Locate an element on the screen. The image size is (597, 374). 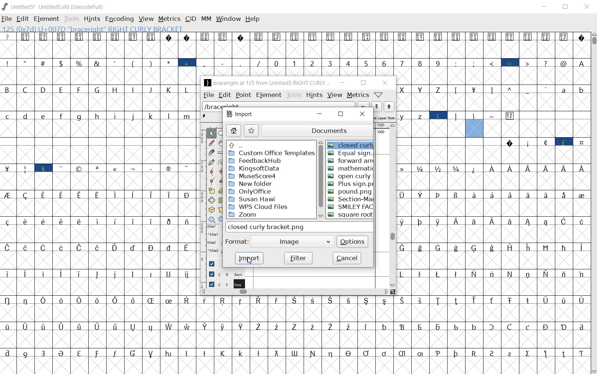
FeedbackHub is located at coordinates (255, 161).